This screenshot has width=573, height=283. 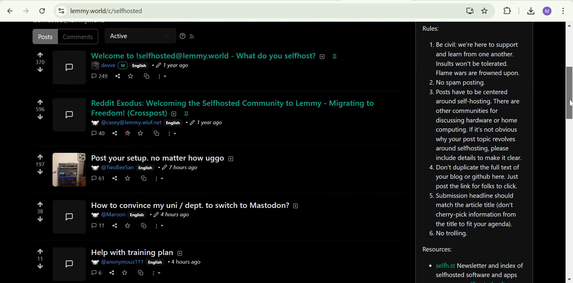 I want to click on downvote, so click(x=41, y=172).